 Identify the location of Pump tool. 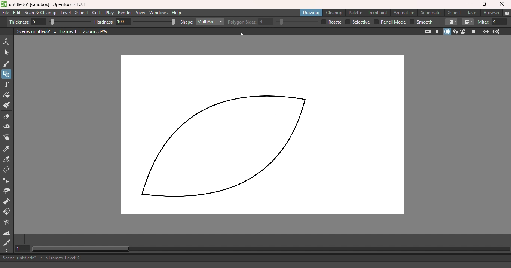
(7, 202).